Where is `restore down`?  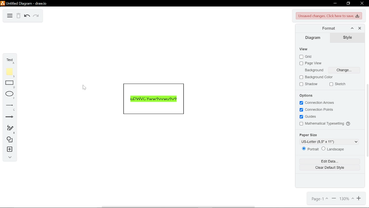
restore down is located at coordinates (348, 4).